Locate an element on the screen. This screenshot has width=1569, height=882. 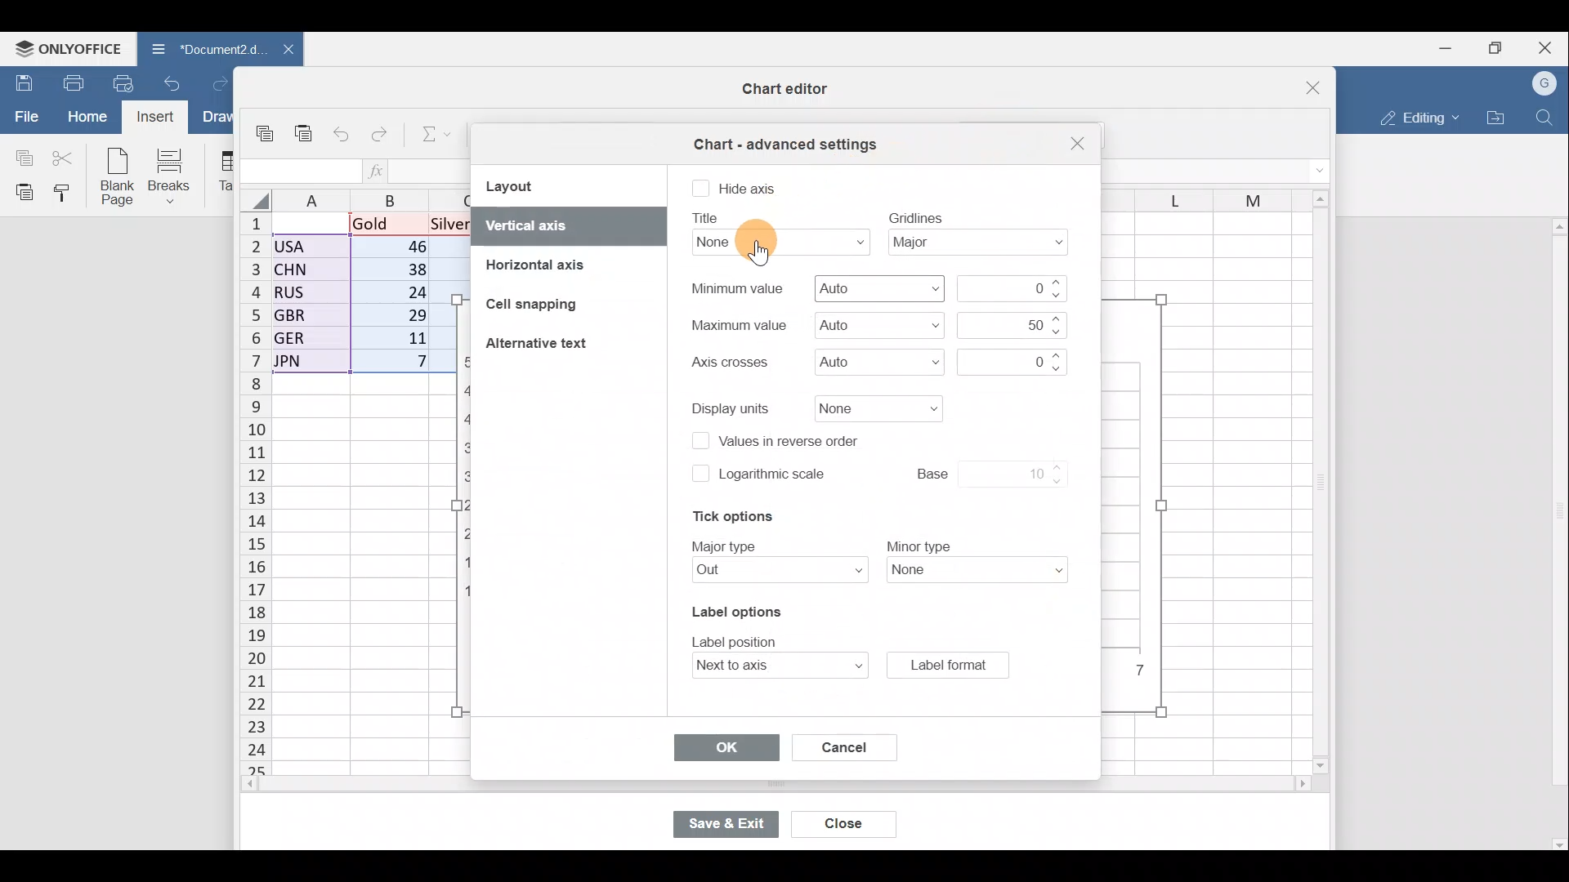
Close is located at coordinates (839, 826).